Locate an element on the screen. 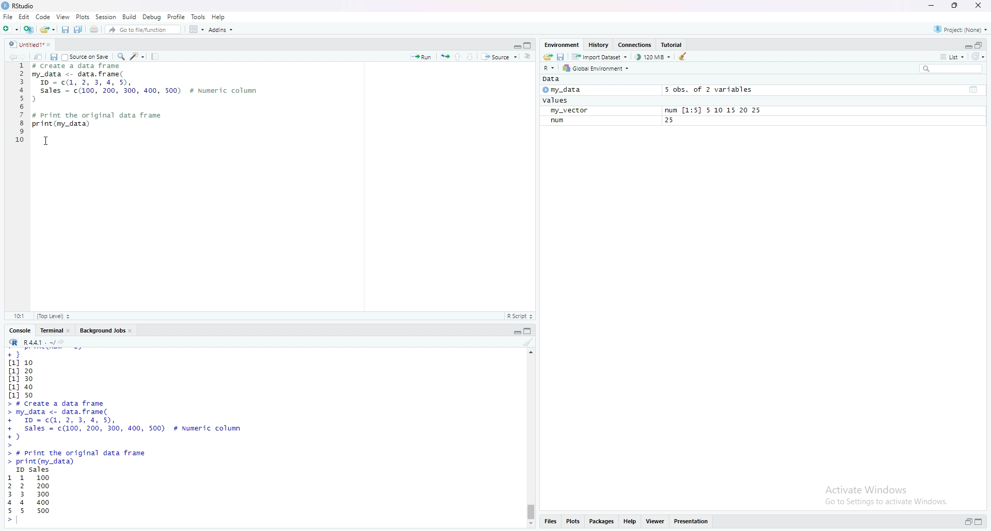 The image size is (991, 531). edit is located at coordinates (25, 16).